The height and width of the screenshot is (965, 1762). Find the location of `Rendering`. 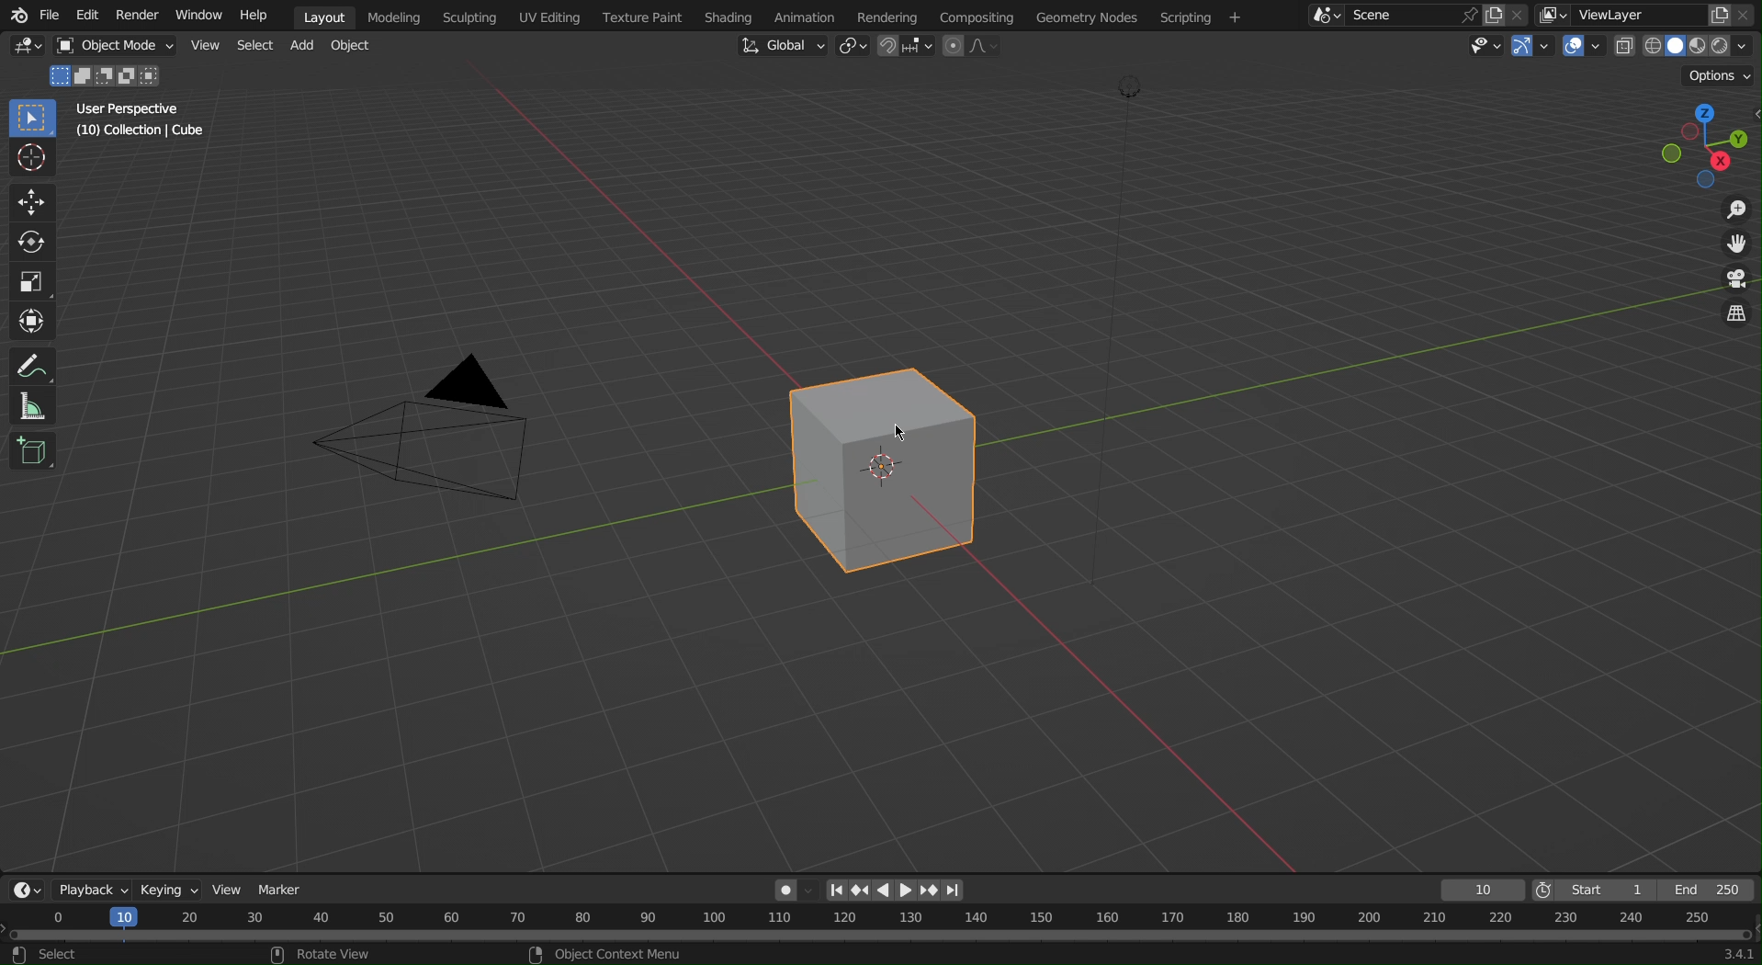

Rendering is located at coordinates (886, 17).